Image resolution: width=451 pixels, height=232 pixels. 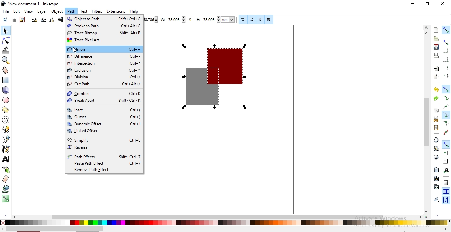 What do you see at coordinates (104, 117) in the screenshot?
I see `outset` at bounding box center [104, 117].